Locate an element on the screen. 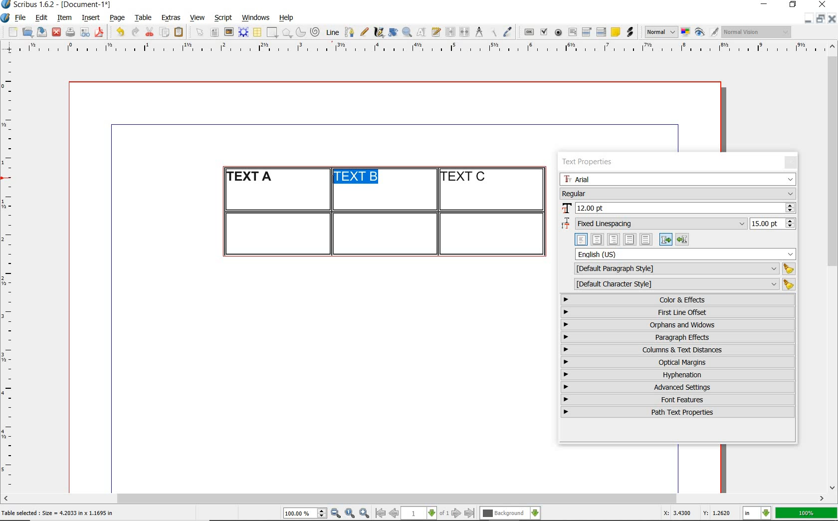  pdf combo box is located at coordinates (587, 31).